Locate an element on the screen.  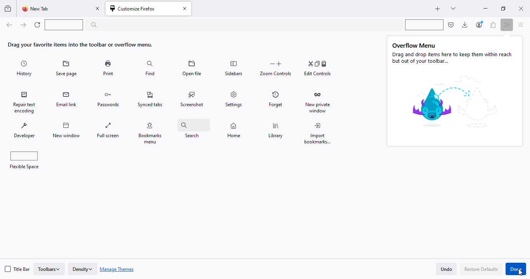
find is located at coordinates (150, 68).